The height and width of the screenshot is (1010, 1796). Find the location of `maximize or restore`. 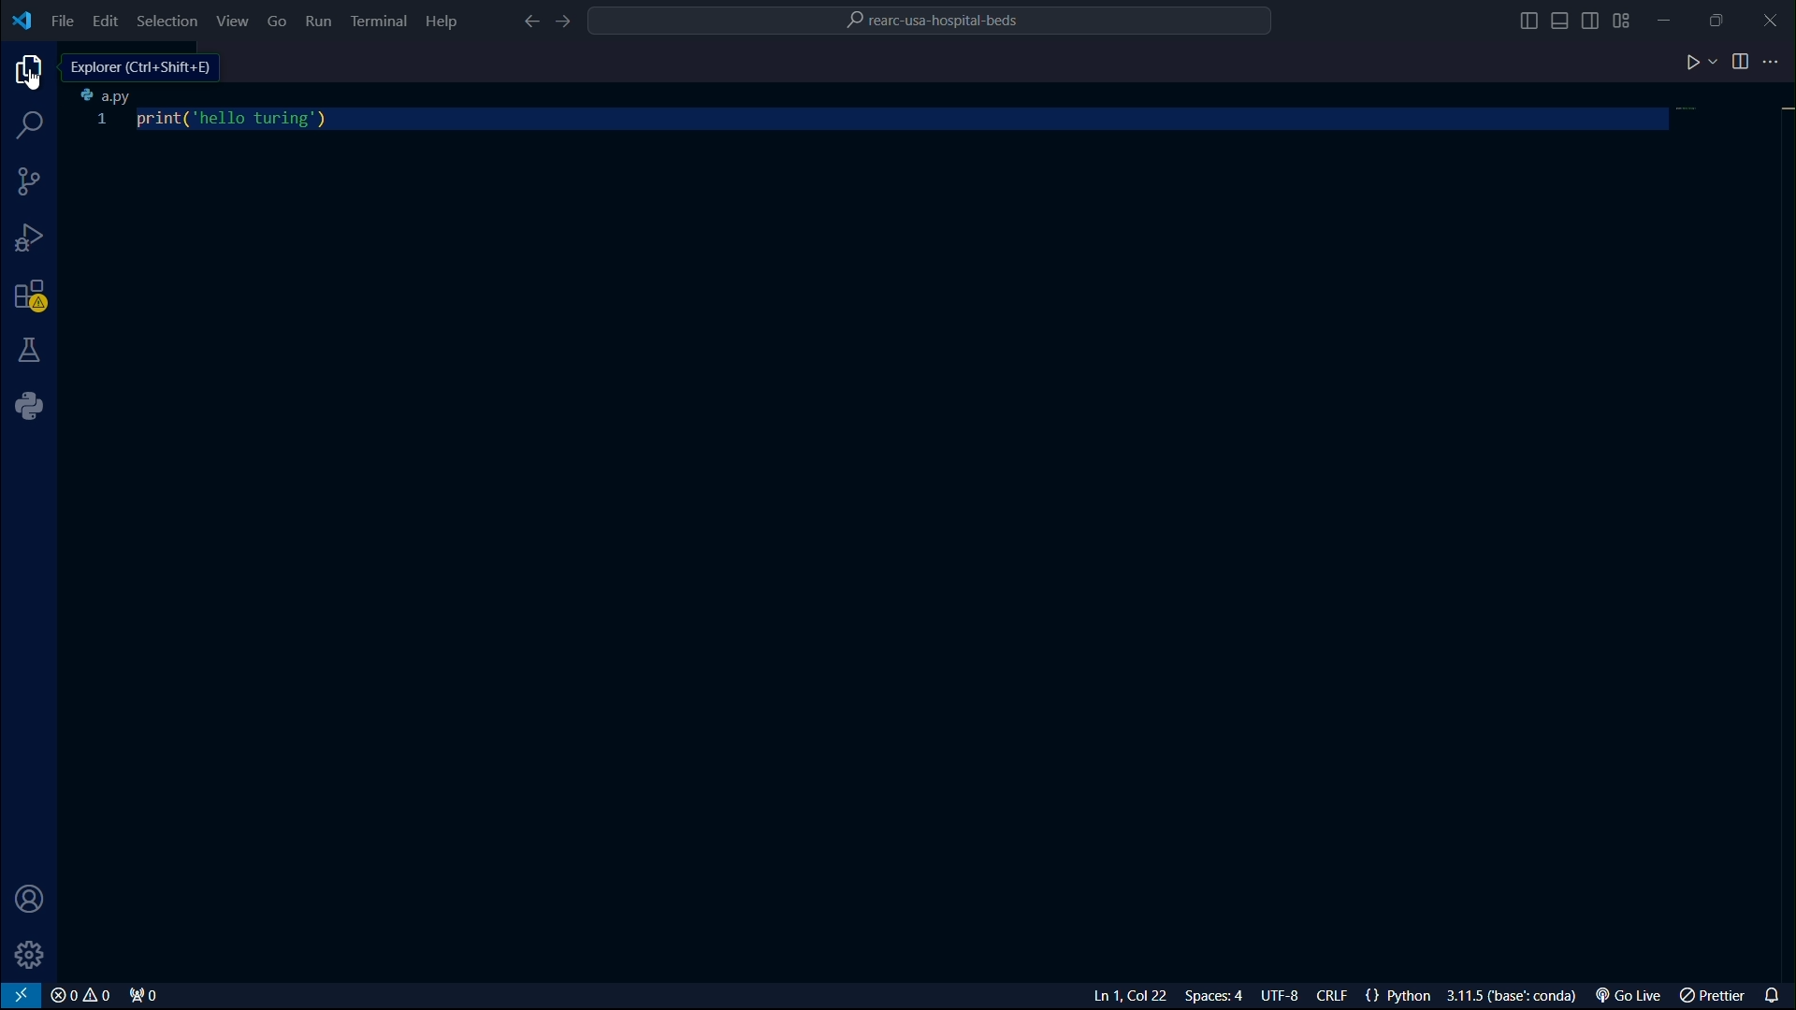

maximize or restore is located at coordinates (1726, 20).